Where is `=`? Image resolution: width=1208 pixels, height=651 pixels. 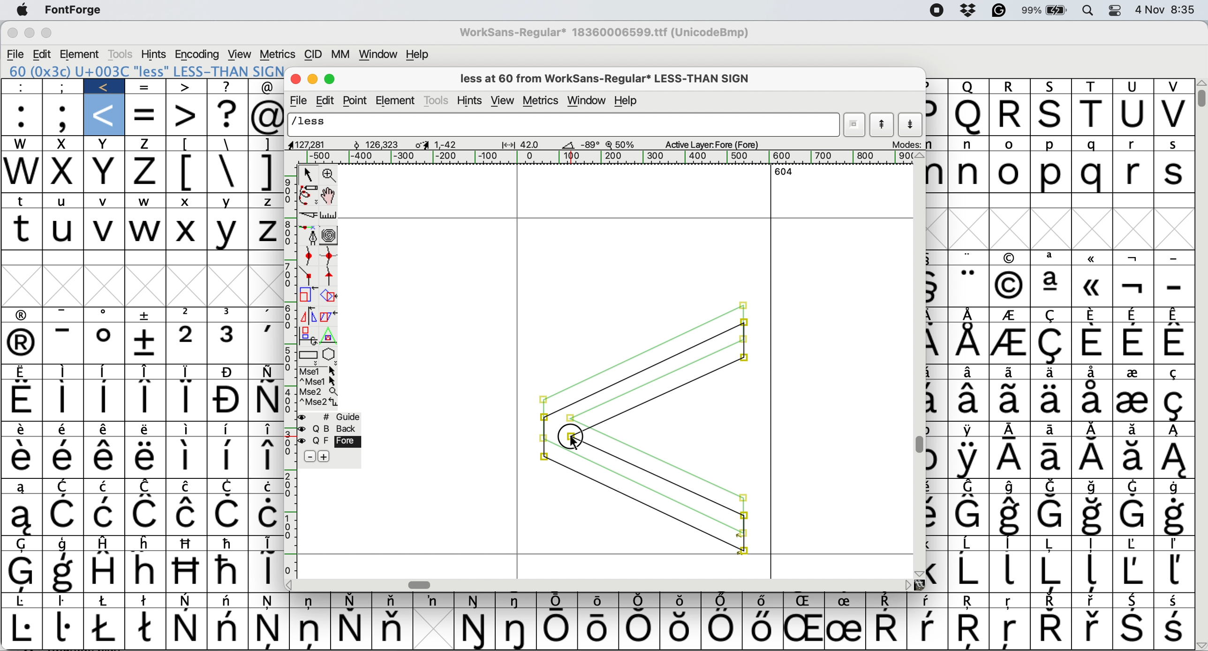 = is located at coordinates (147, 114).